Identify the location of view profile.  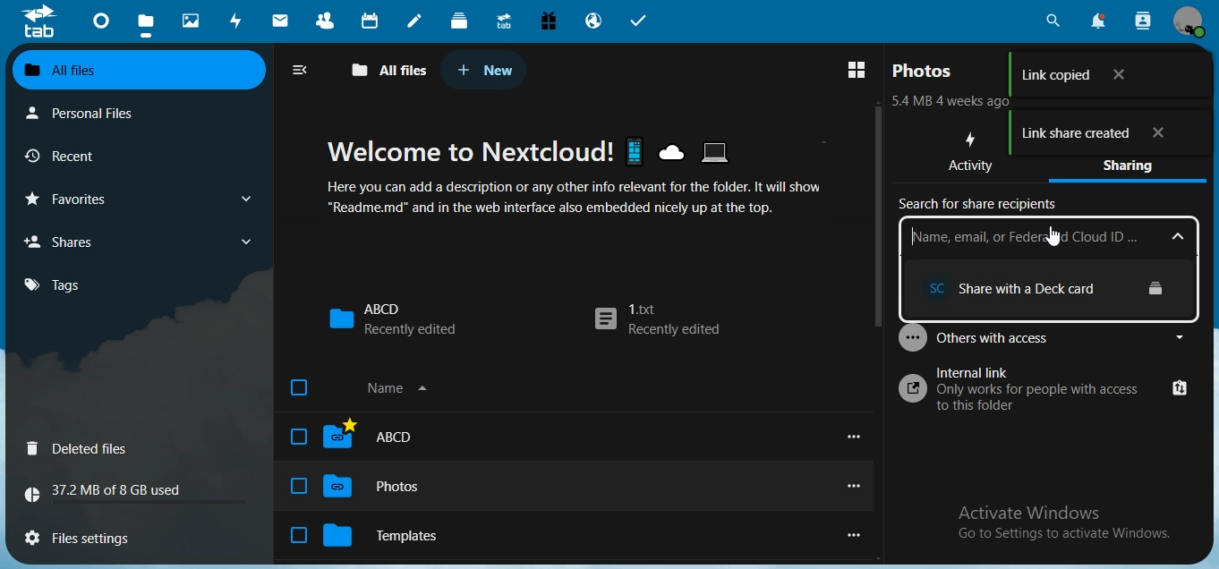
(1193, 23).